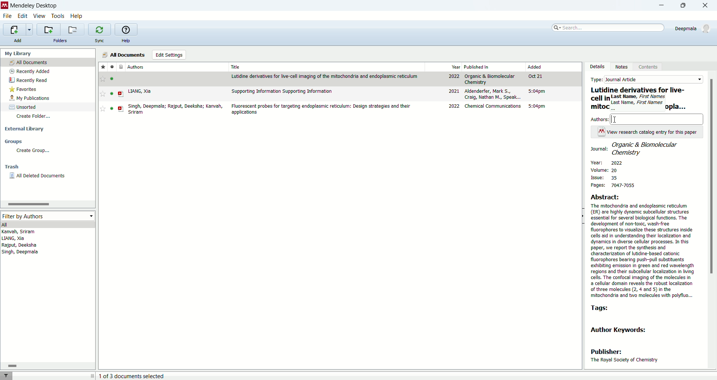 This screenshot has height=380, width=717. Describe the element at coordinates (537, 77) in the screenshot. I see `Oct 21` at that location.